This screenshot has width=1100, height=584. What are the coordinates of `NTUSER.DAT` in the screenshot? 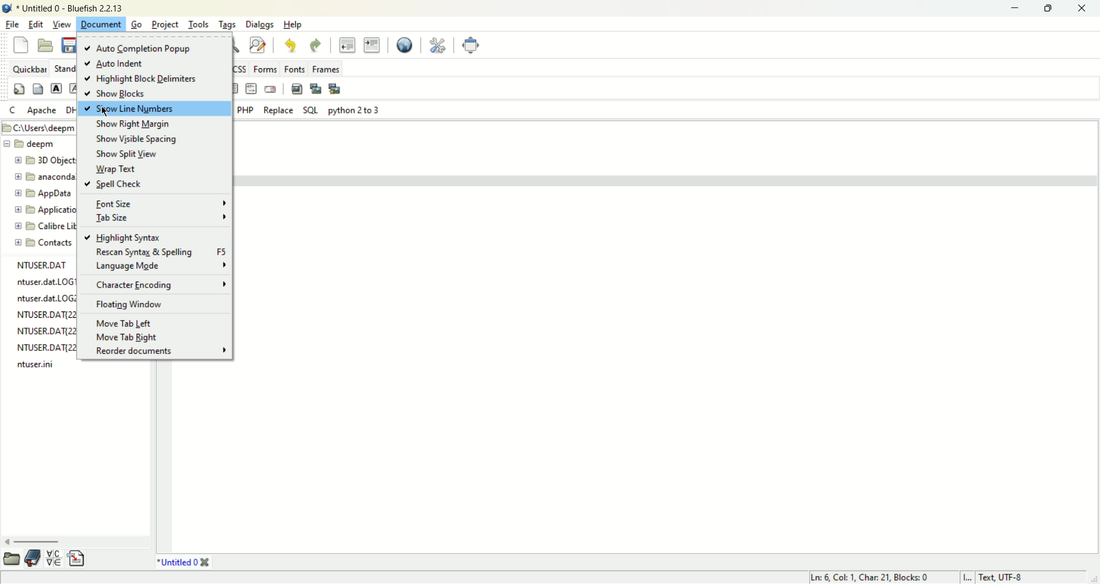 It's located at (42, 265).